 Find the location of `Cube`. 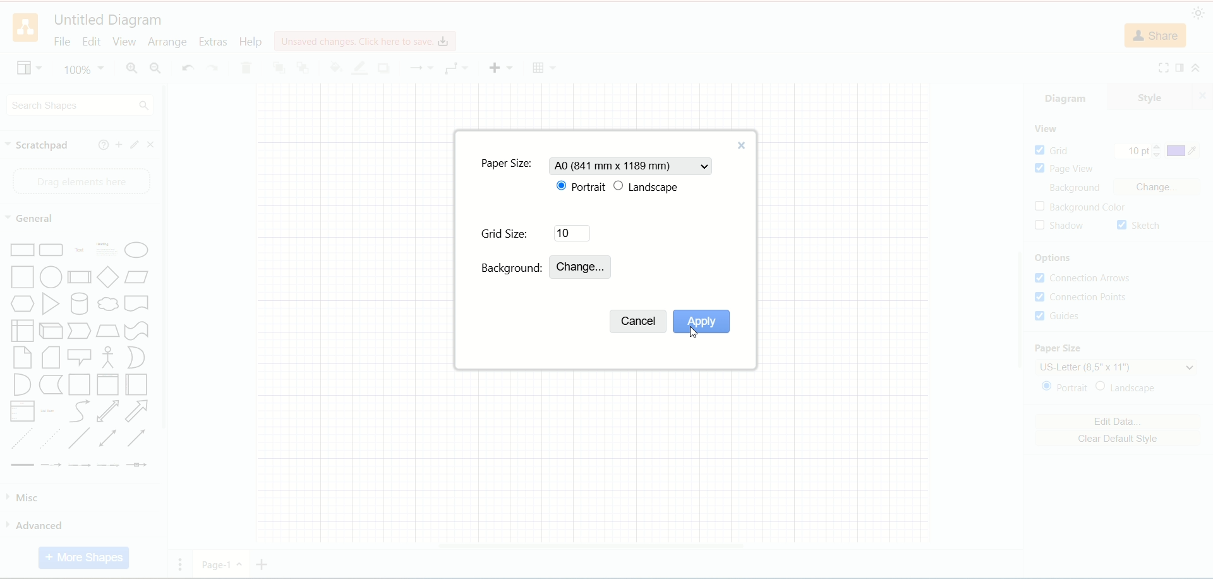

Cube is located at coordinates (51, 331).